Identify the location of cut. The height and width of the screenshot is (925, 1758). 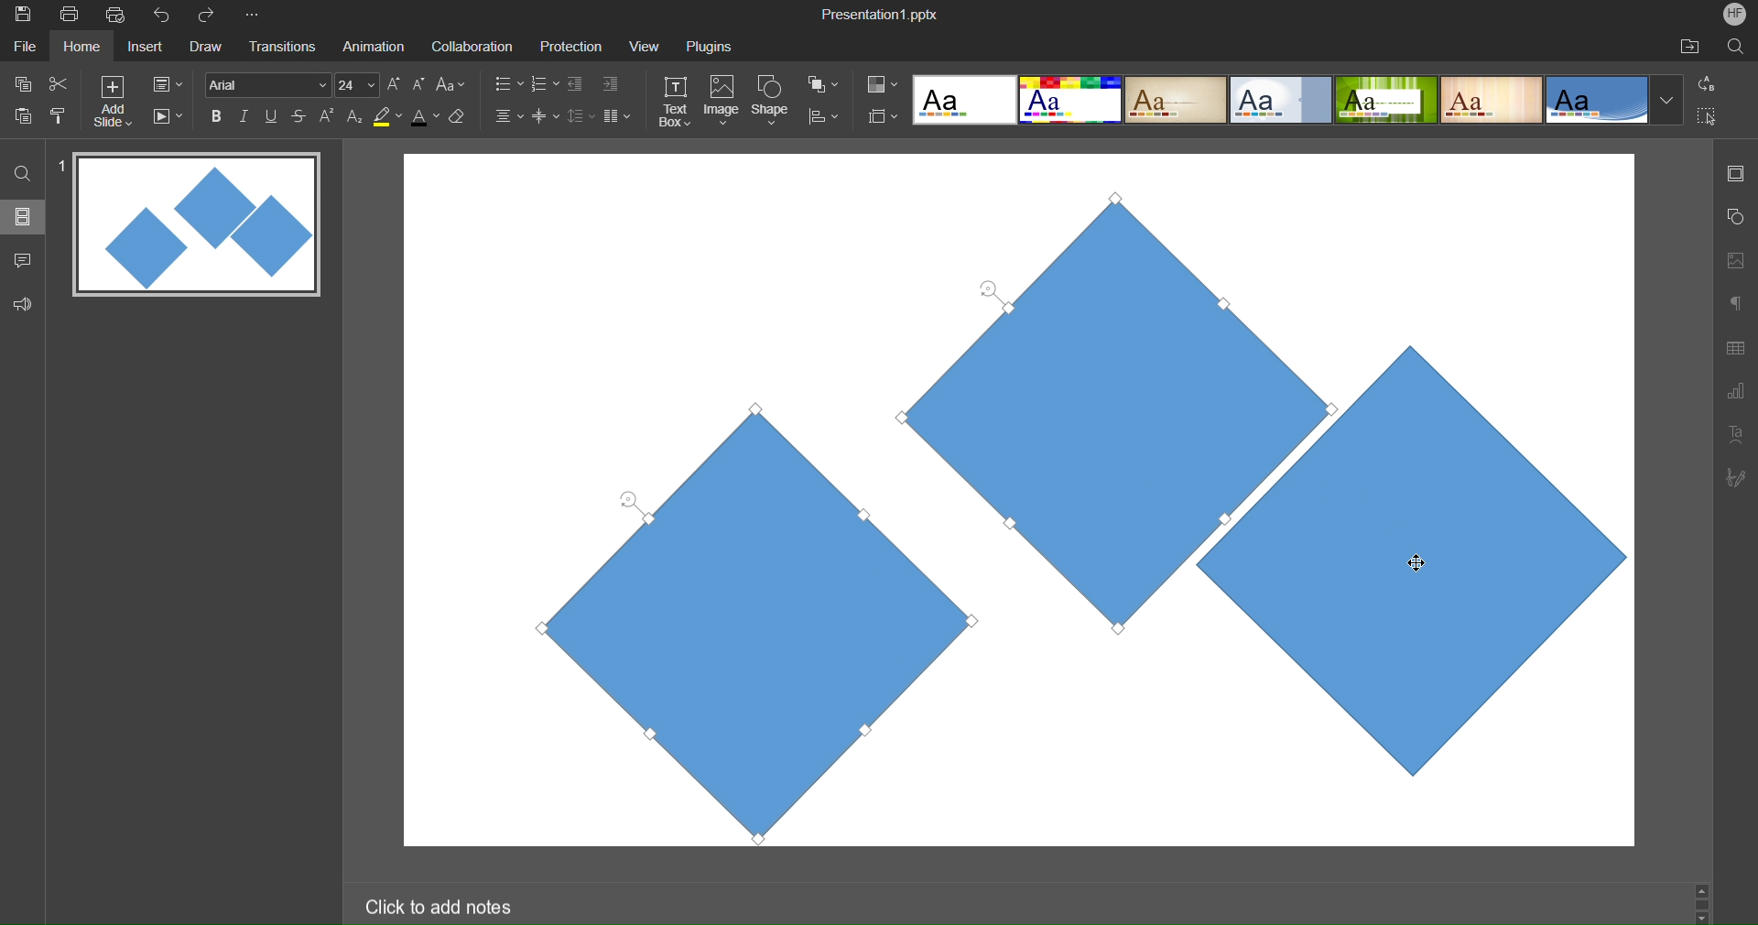
(59, 82).